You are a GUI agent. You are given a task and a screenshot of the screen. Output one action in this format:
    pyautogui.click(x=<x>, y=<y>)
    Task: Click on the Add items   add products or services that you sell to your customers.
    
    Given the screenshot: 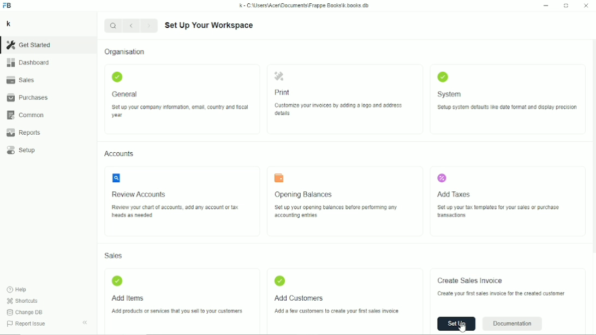 What is the action you would take?
    pyautogui.click(x=175, y=296)
    